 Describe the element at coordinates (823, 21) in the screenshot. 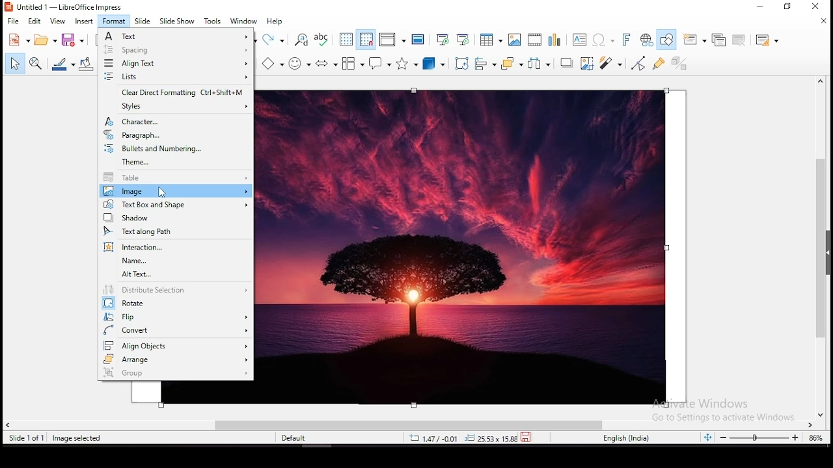

I see `close` at that location.